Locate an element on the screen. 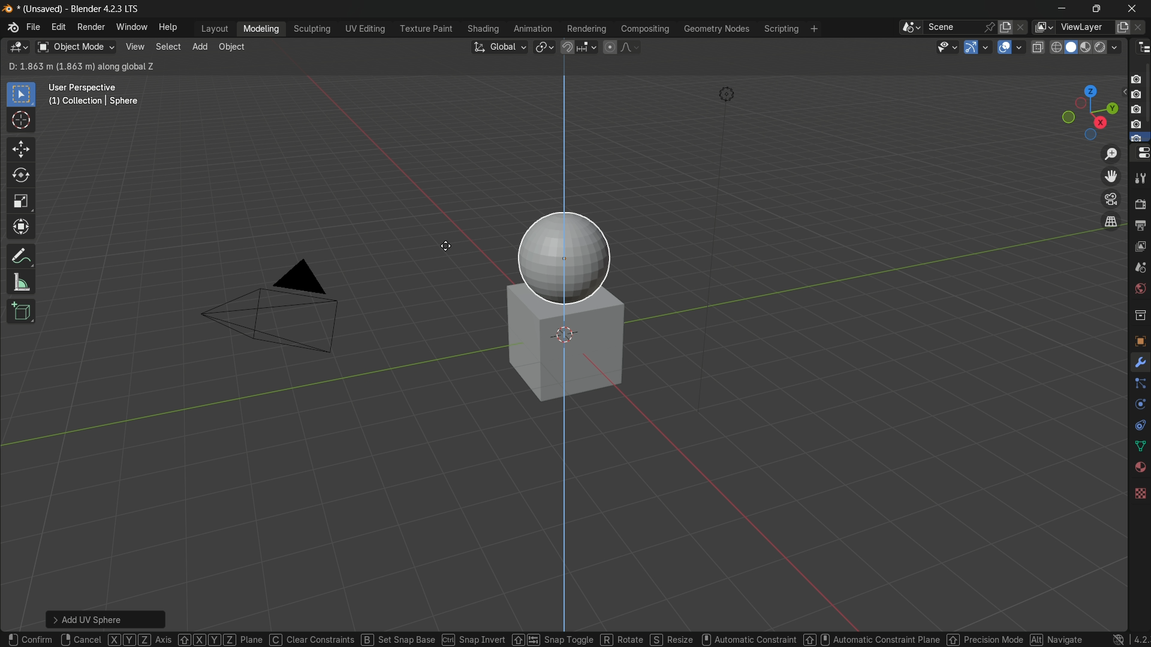 This screenshot has height=647, width=1151. Precision Mode is located at coordinates (894, 637).